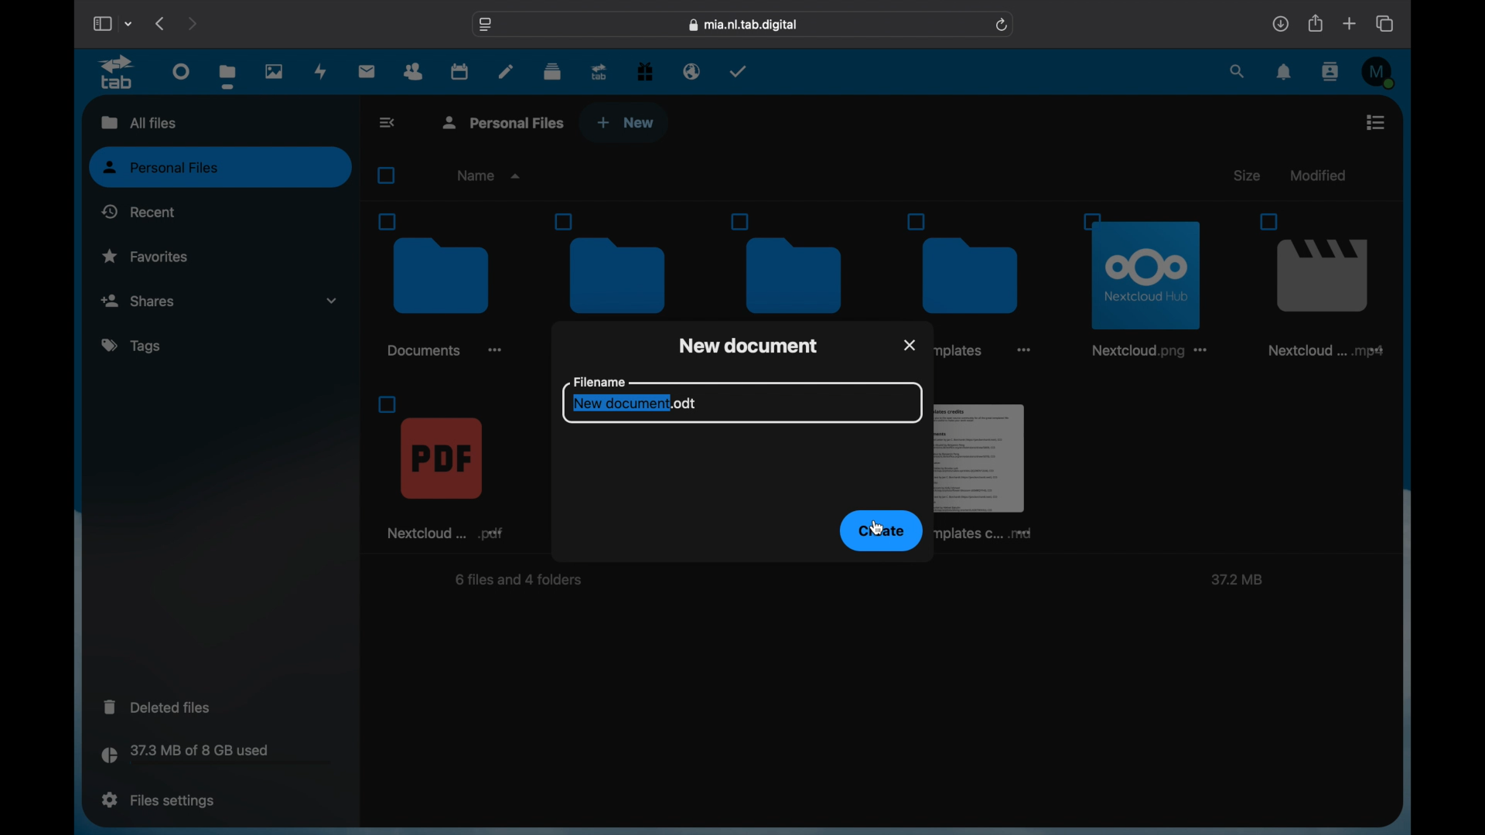 The height and width of the screenshot is (835, 1485). Describe the element at coordinates (1003, 26) in the screenshot. I see `refresh` at that location.